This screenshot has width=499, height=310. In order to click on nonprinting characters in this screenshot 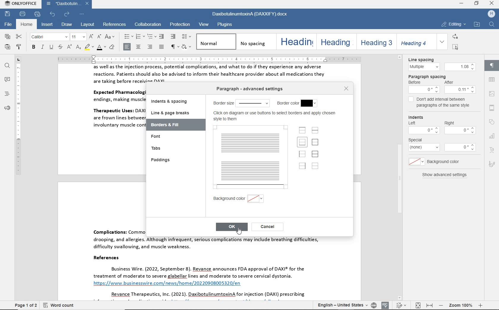, I will do `click(174, 47)`.